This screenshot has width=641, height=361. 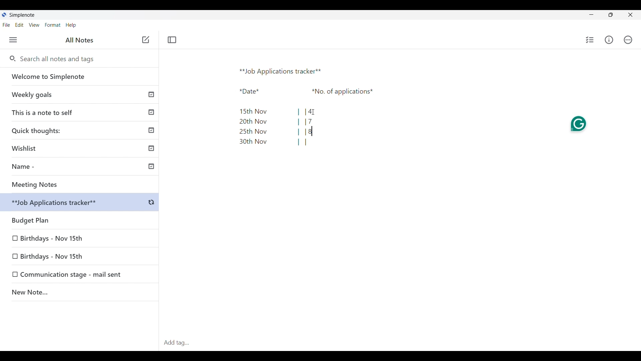 What do you see at coordinates (81, 203) in the screenshot?
I see `Budget Plan` at bounding box center [81, 203].